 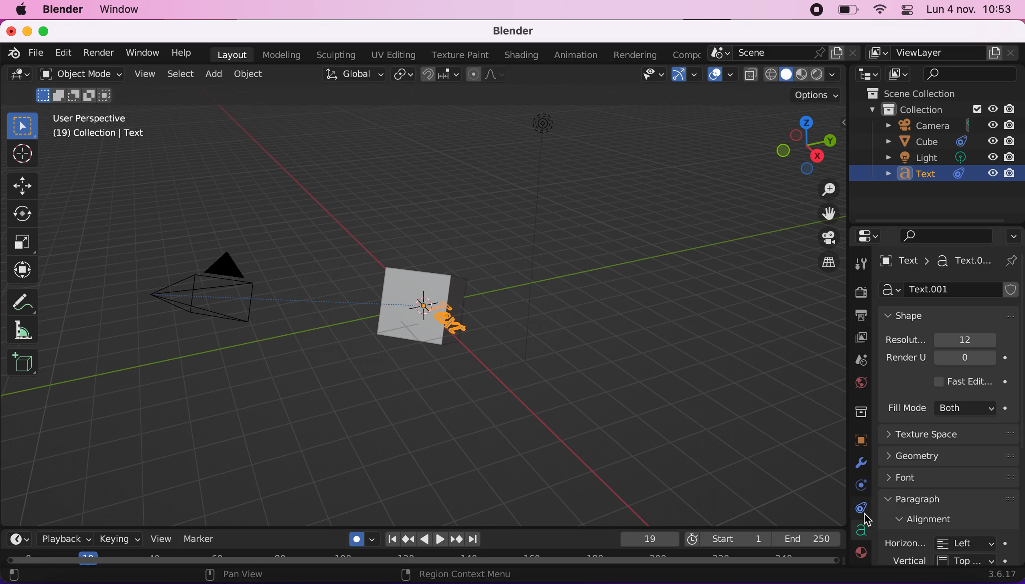 What do you see at coordinates (81, 87) in the screenshot?
I see `object mode` at bounding box center [81, 87].